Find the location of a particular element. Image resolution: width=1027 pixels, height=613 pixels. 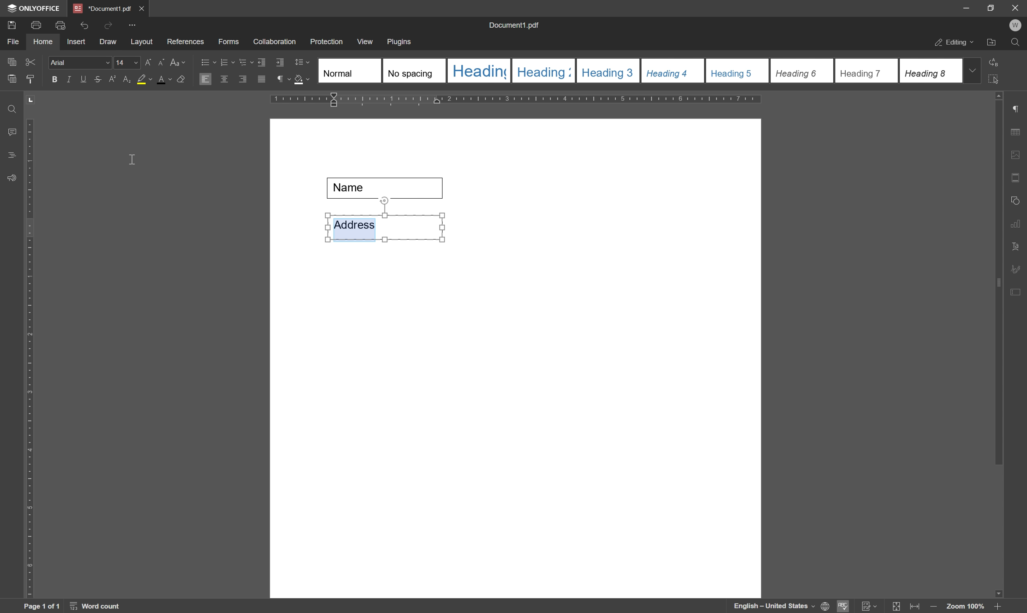

shape is located at coordinates (1018, 199).